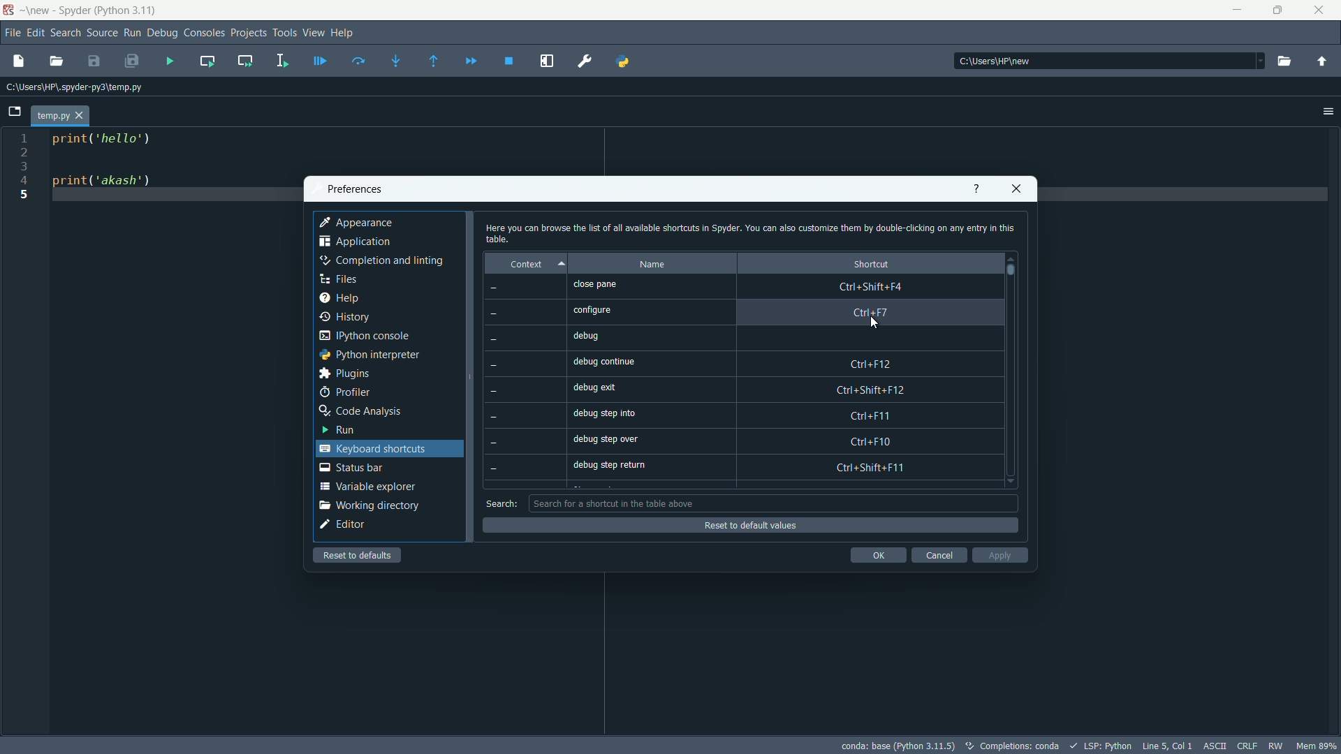 Image resolution: width=1341 pixels, height=754 pixels. I want to click on run current cell and go to next one, so click(245, 60).